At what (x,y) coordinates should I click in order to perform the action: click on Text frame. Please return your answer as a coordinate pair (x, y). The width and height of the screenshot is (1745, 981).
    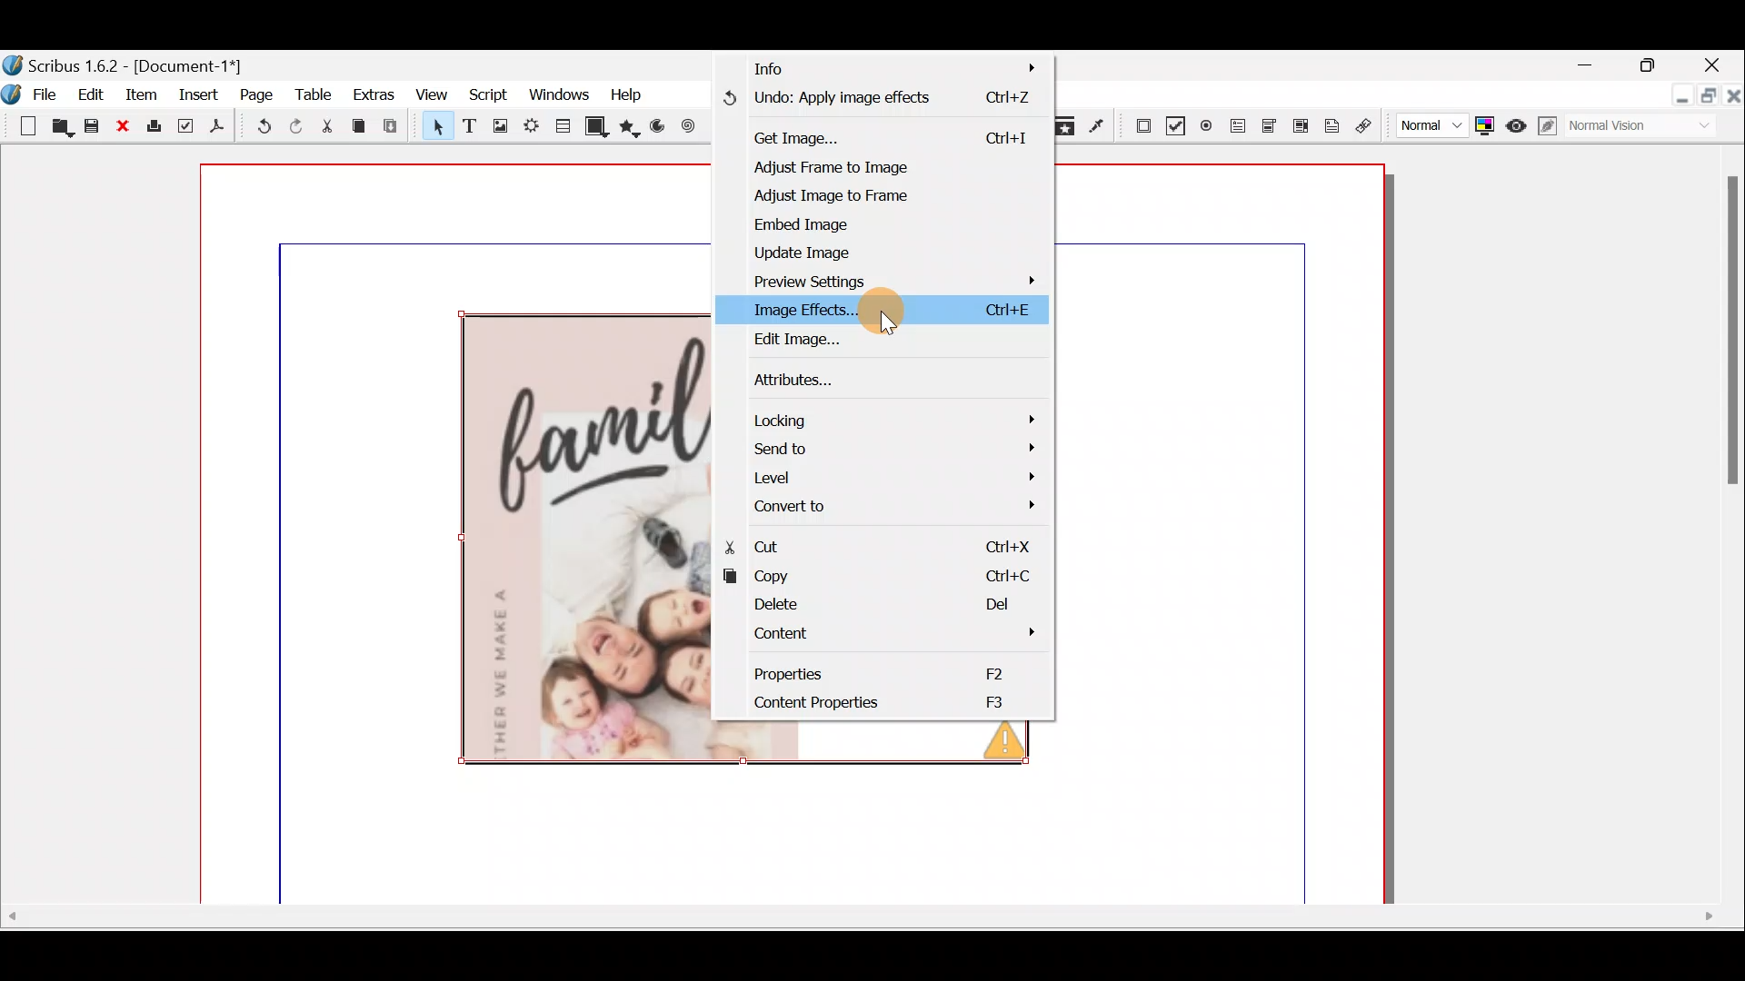
    Looking at the image, I should click on (472, 128).